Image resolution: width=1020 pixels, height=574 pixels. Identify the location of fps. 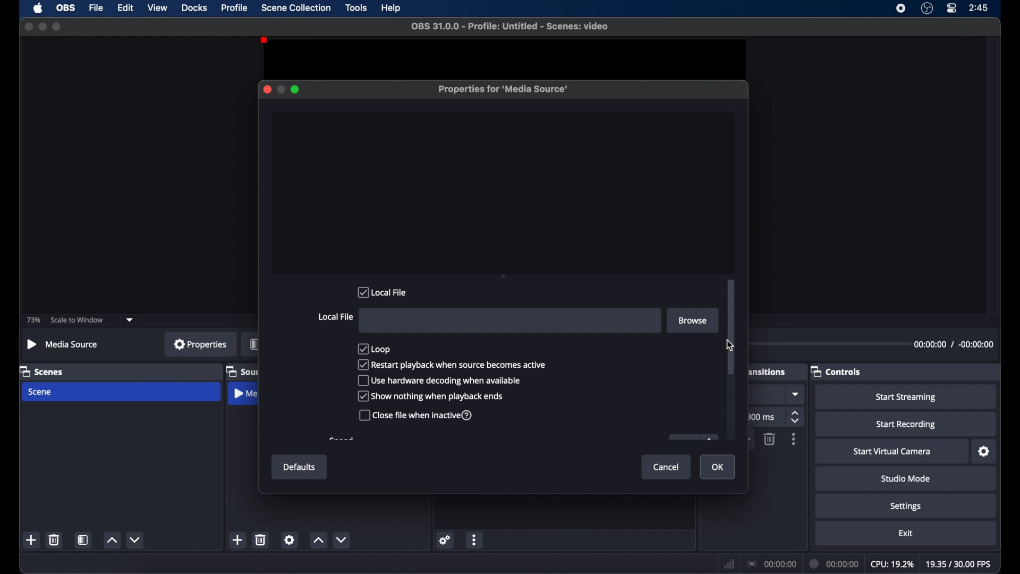
(957, 564).